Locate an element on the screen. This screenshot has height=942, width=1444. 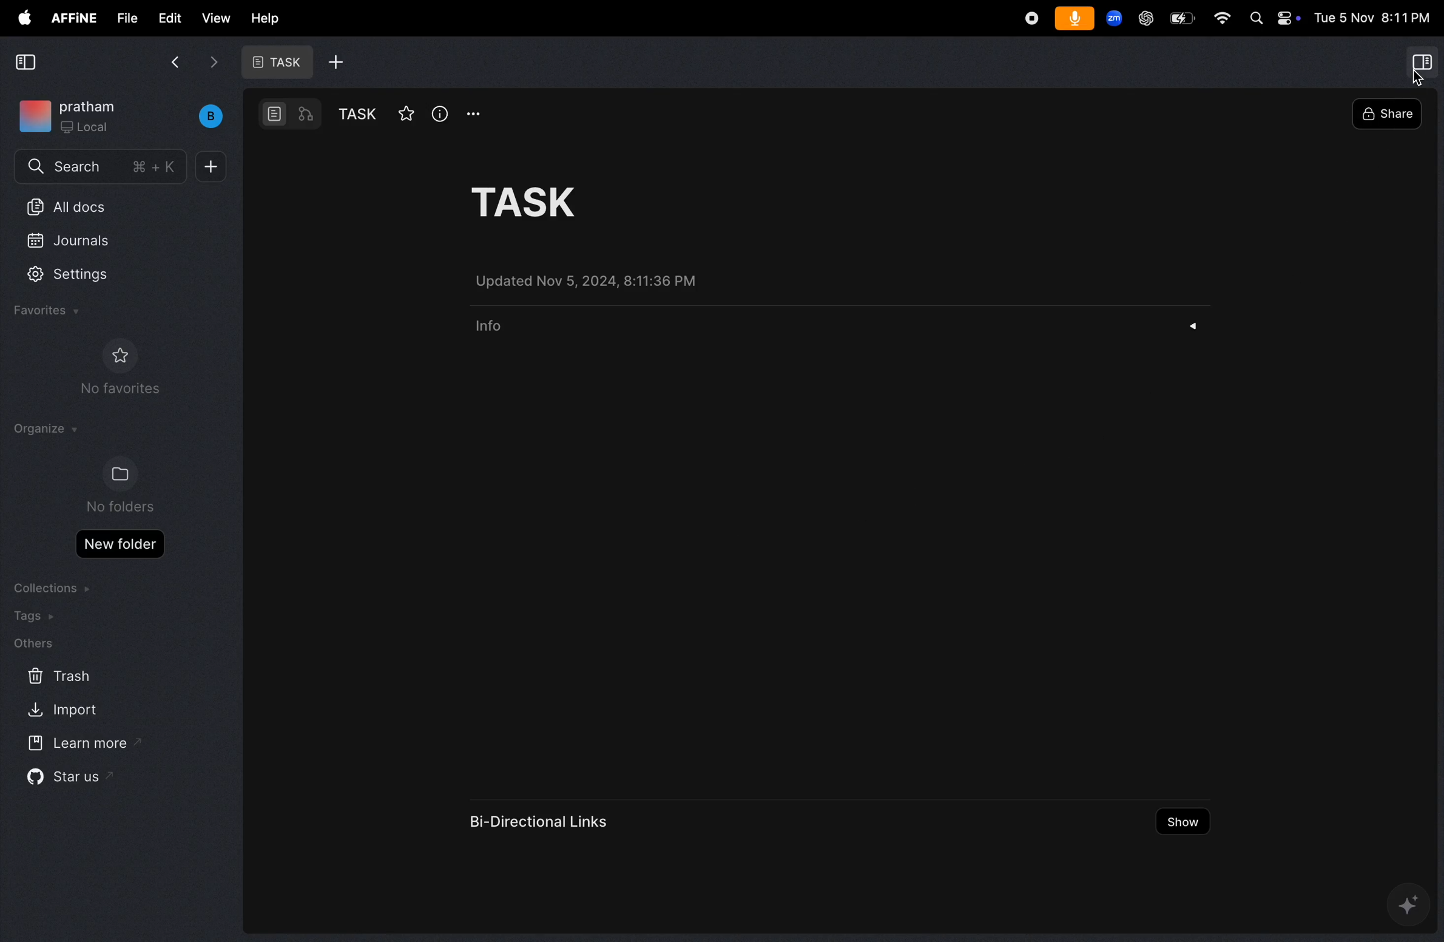
task title is located at coordinates (524, 202).